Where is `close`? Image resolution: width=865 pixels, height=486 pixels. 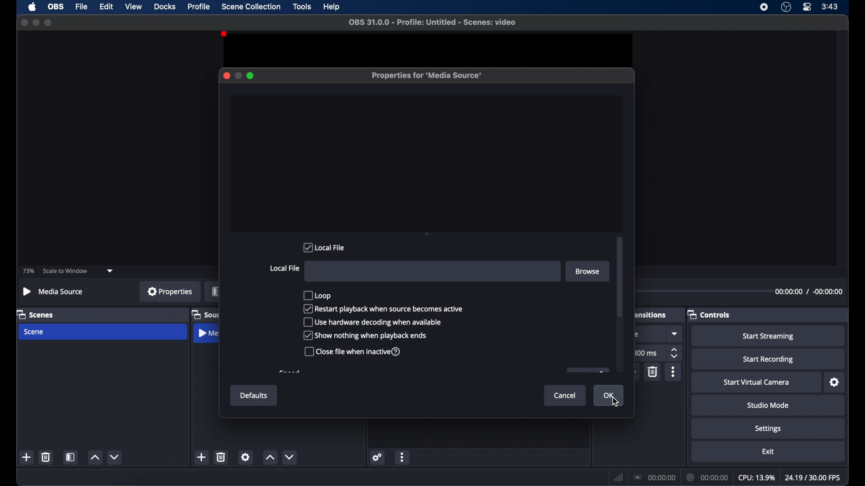 close is located at coordinates (226, 76).